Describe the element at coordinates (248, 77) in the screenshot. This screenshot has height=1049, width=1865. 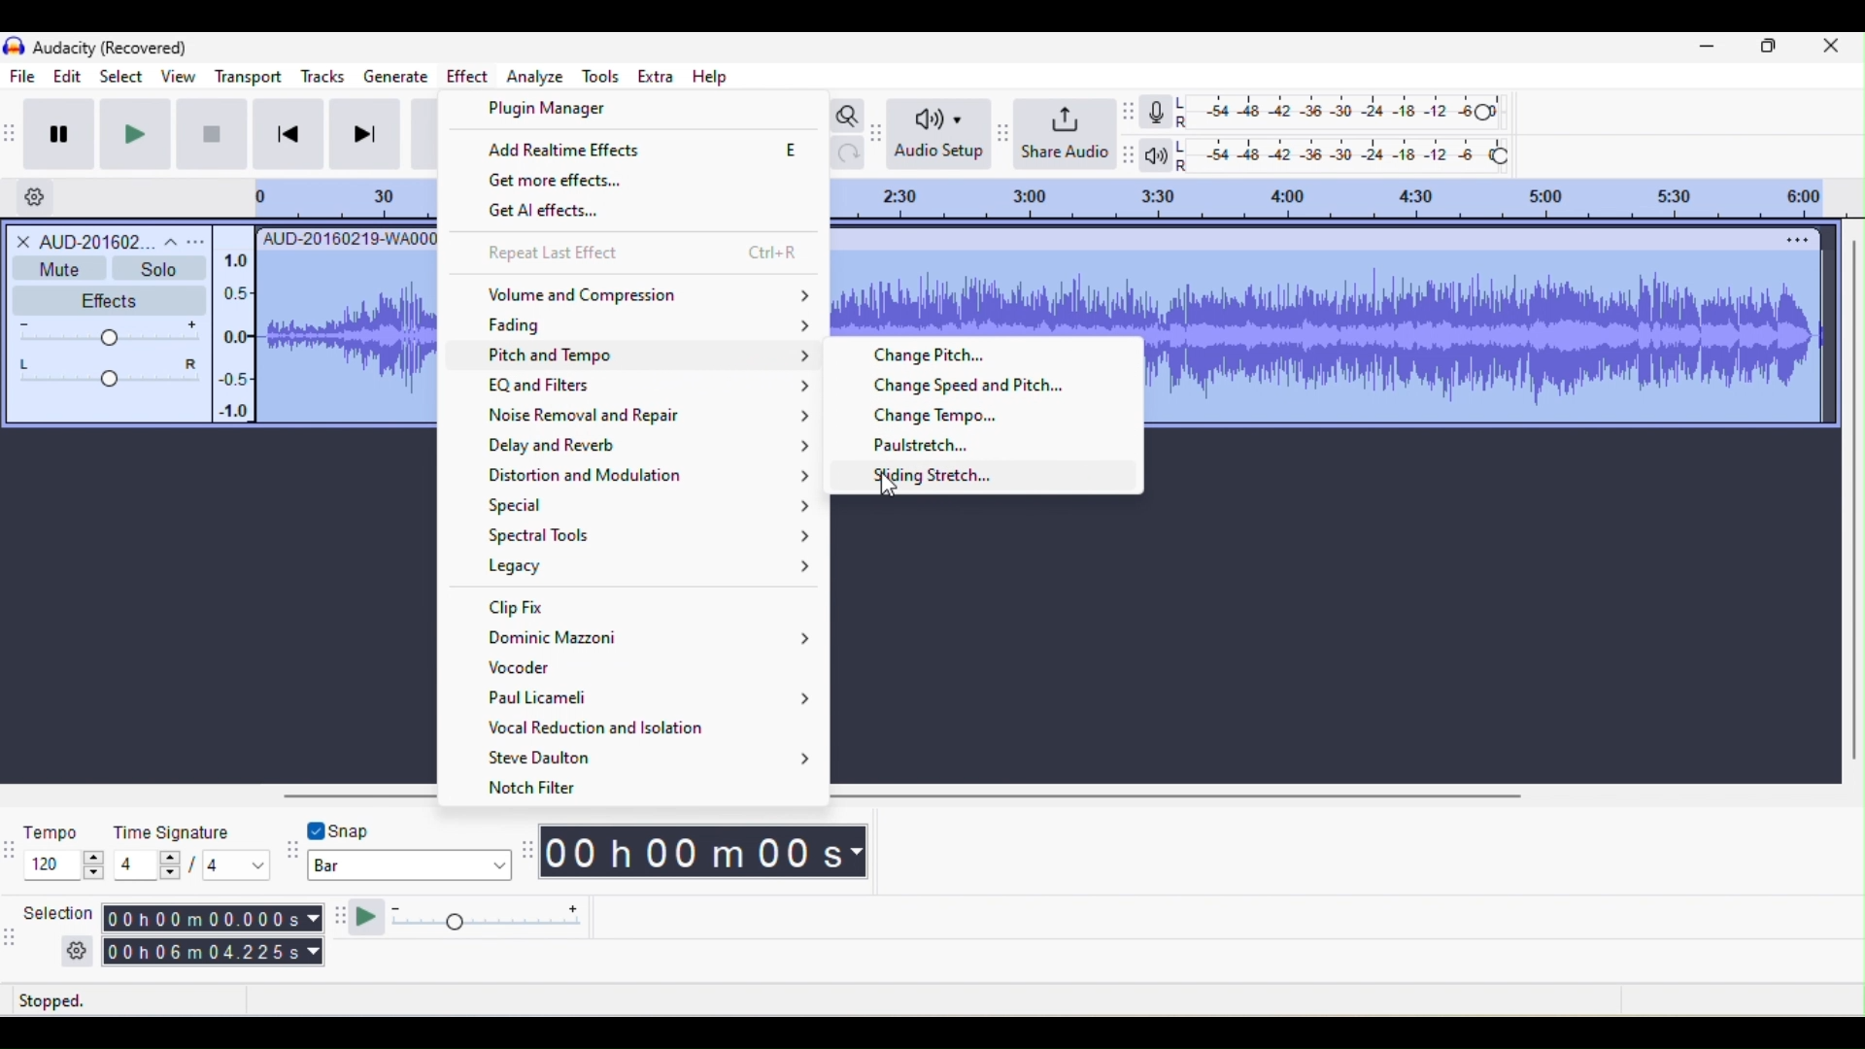
I see `transport` at that location.